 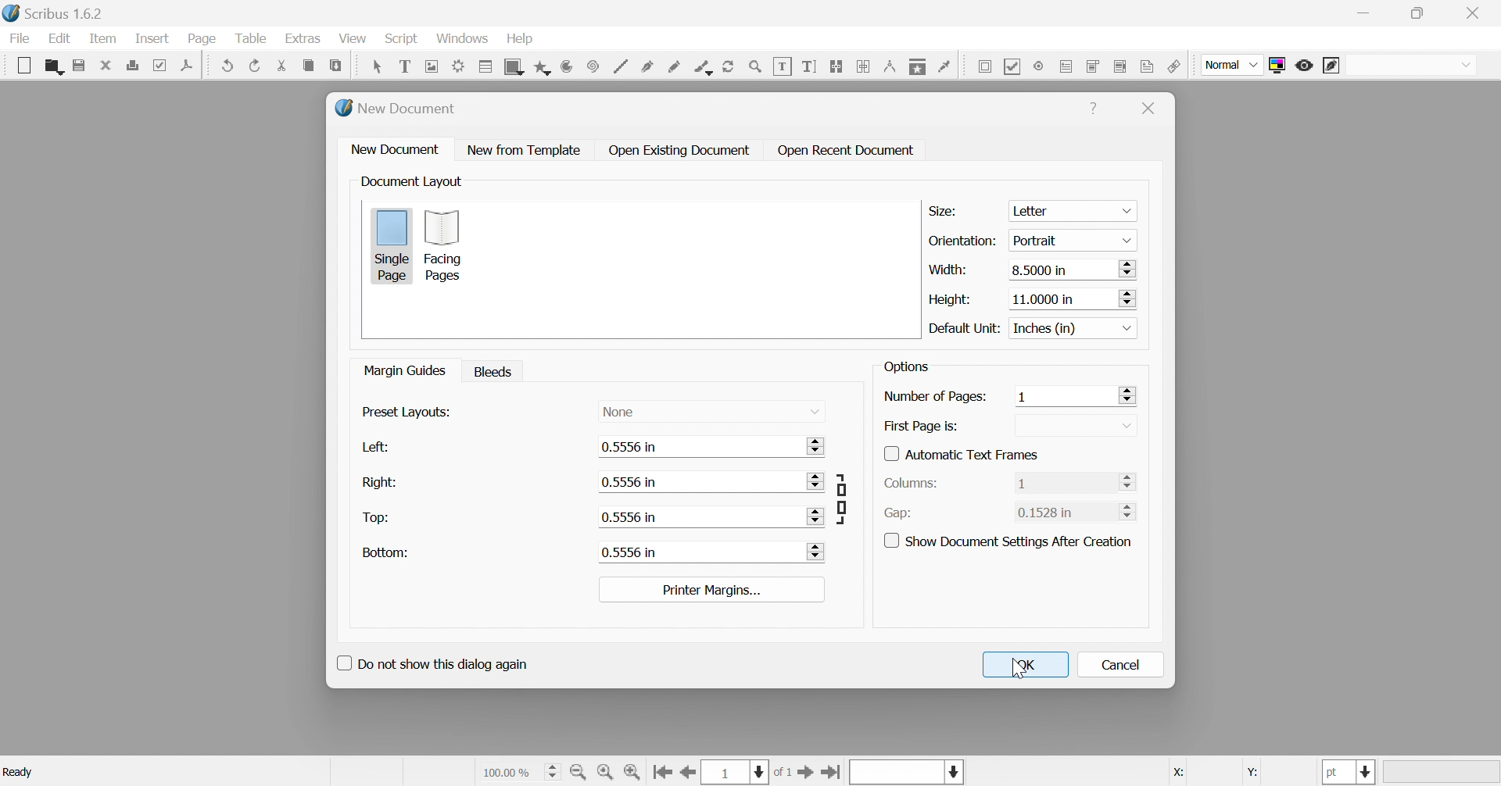 I want to click on close, so click(x=1152, y=112).